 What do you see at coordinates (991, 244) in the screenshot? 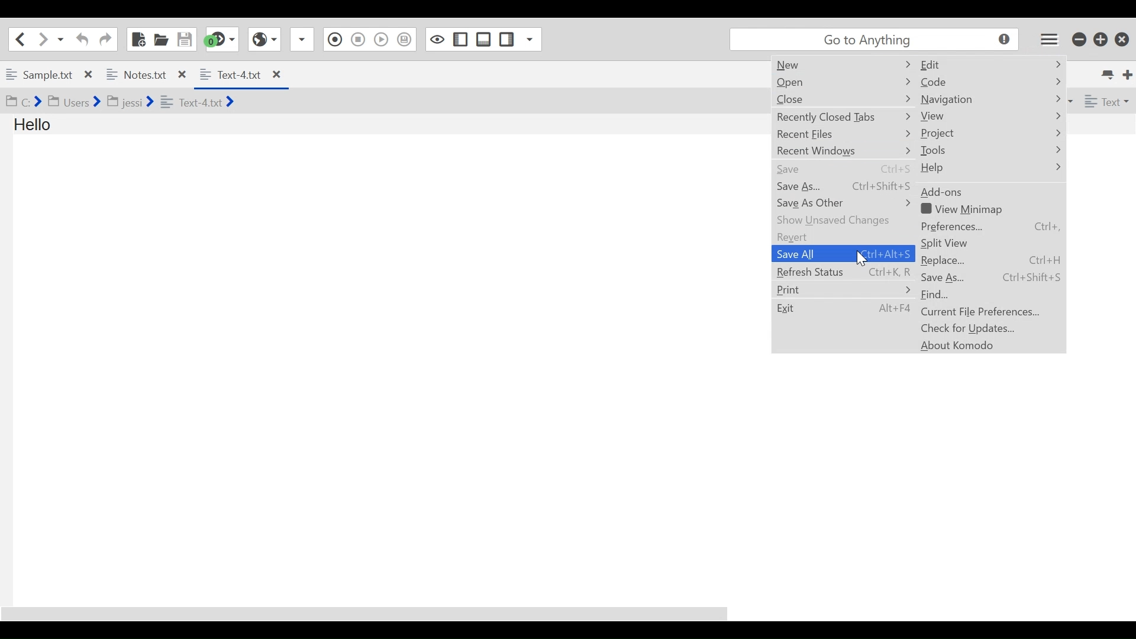
I see `Split View` at bounding box center [991, 244].